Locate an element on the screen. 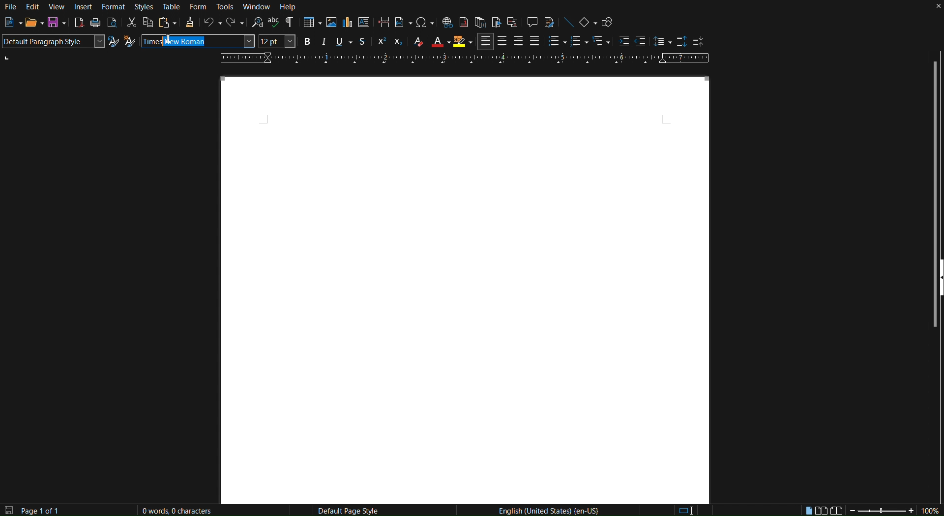  0 Words, 0 Characters is located at coordinates (176, 509).